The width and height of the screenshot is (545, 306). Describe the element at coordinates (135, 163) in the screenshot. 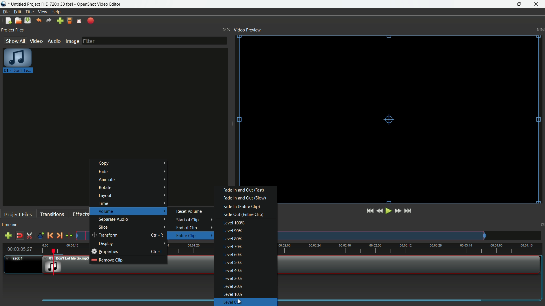

I see `copy` at that location.